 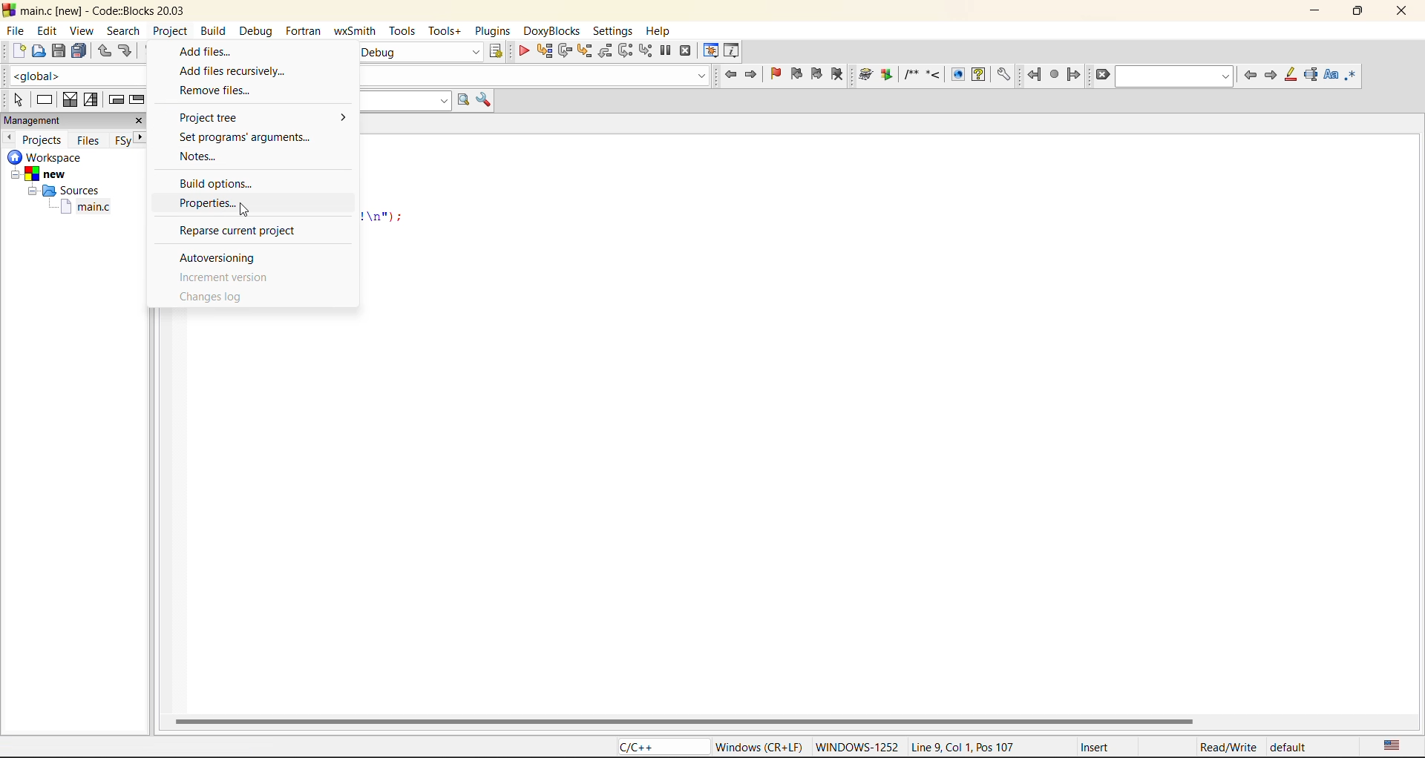 What do you see at coordinates (227, 181) in the screenshot?
I see `build options` at bounding box center [227, 181].